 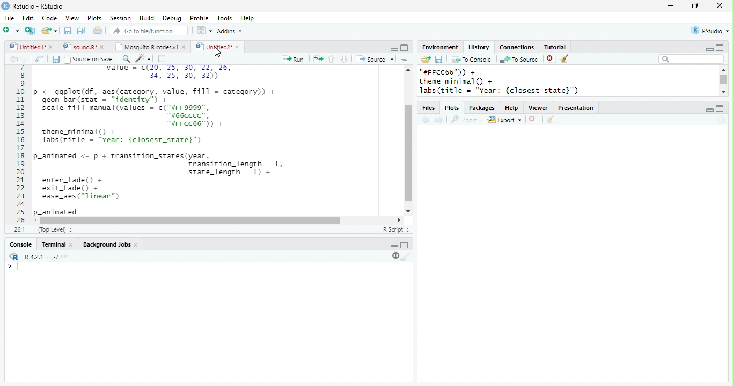 I want to click on scroll bar, so click(x=724, y=79).